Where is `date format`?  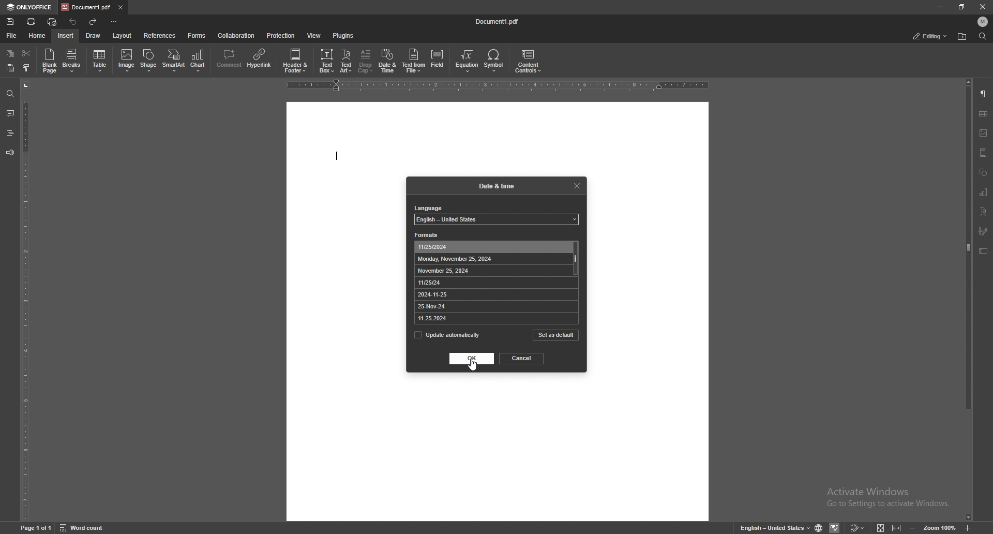
date format is located at coordinates (443, 307).